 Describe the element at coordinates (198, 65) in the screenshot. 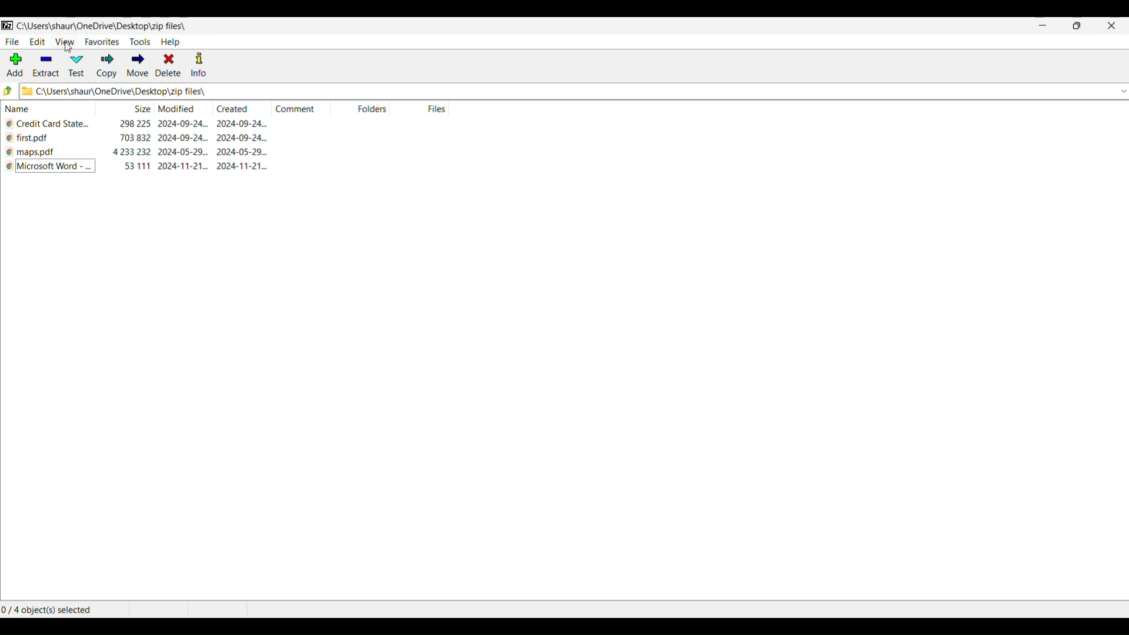

I see `info` at that location.